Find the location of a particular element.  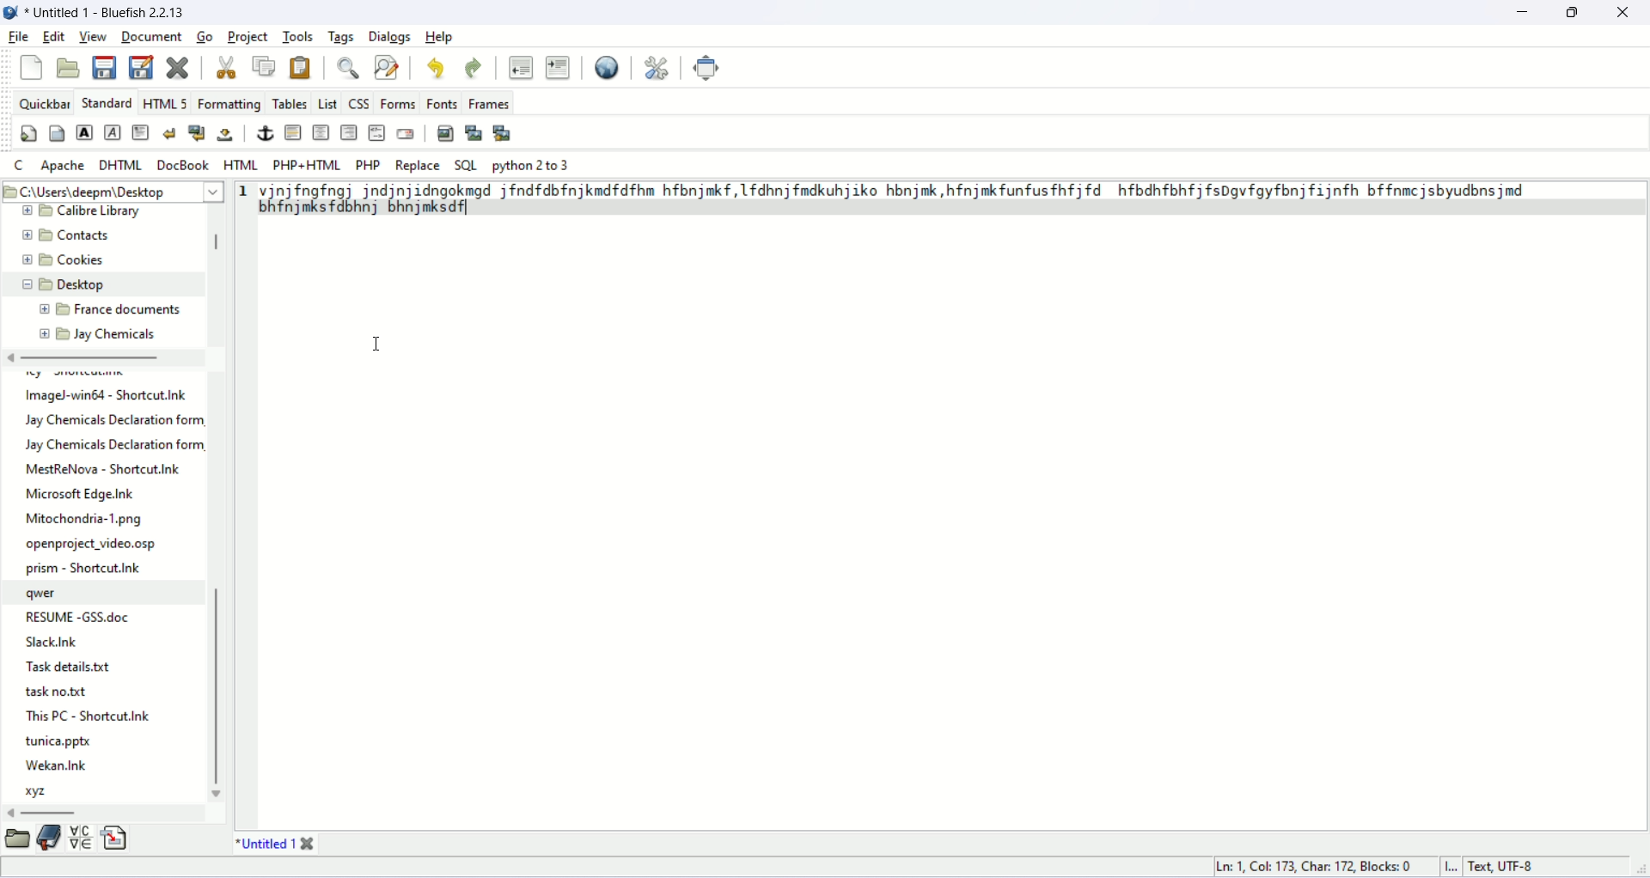

maximize is located at coordinates (1576, 11).